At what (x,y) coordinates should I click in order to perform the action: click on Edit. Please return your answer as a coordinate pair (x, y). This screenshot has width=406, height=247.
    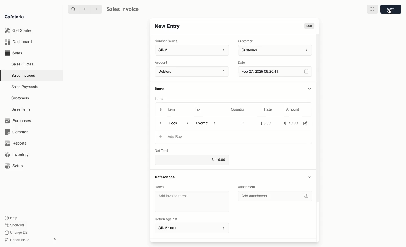
    Looking at the image, I should click on (308, 123).